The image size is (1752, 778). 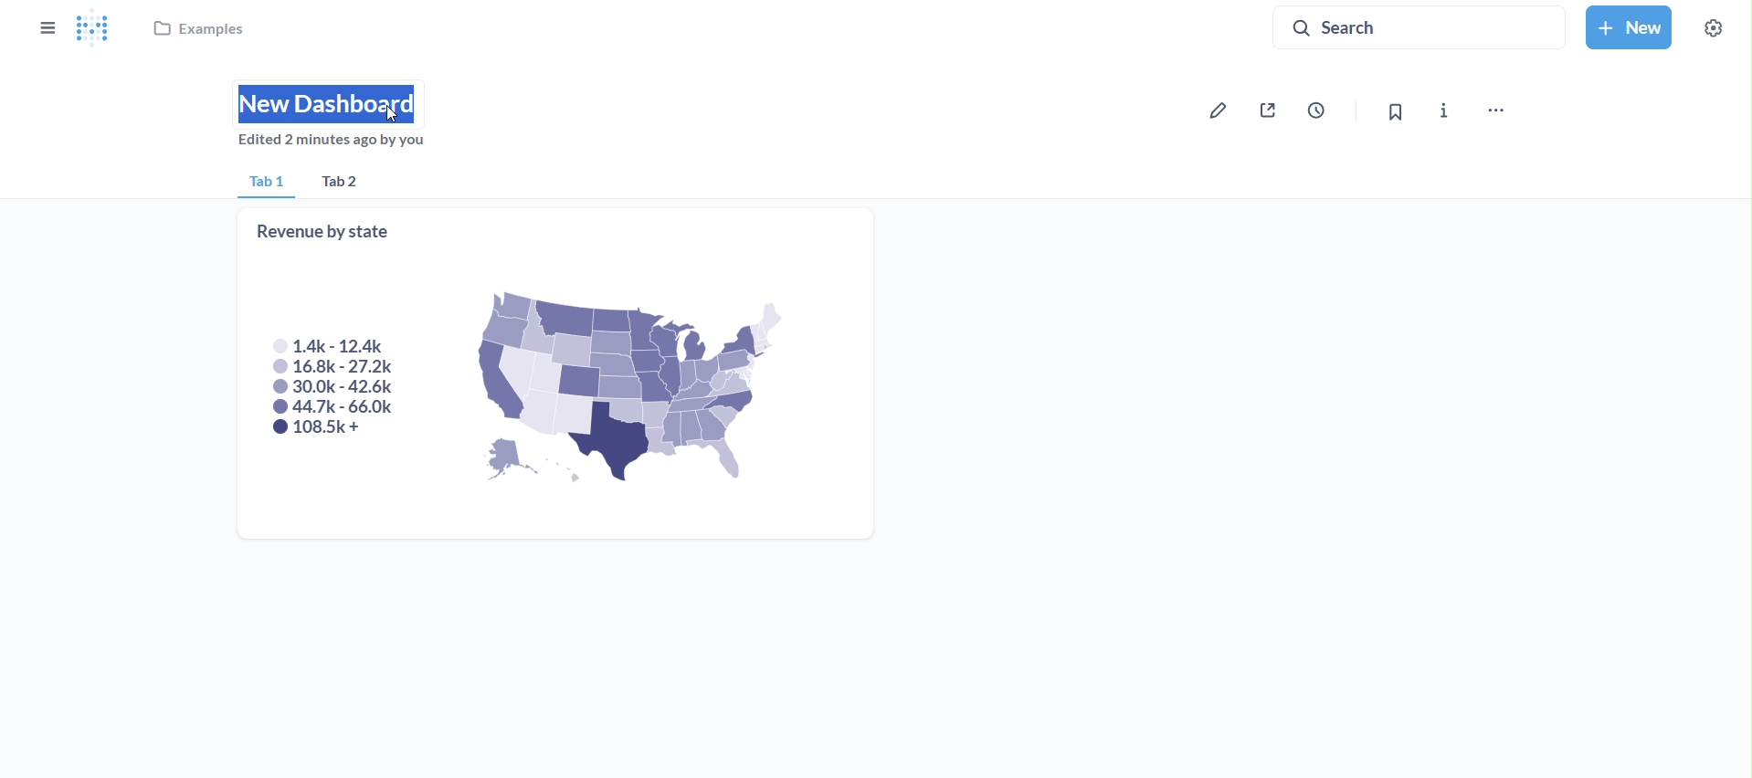 What do you see at coordinates (202, 32) in the screenshot?
I see `examples` at bounding box center [202, 32].